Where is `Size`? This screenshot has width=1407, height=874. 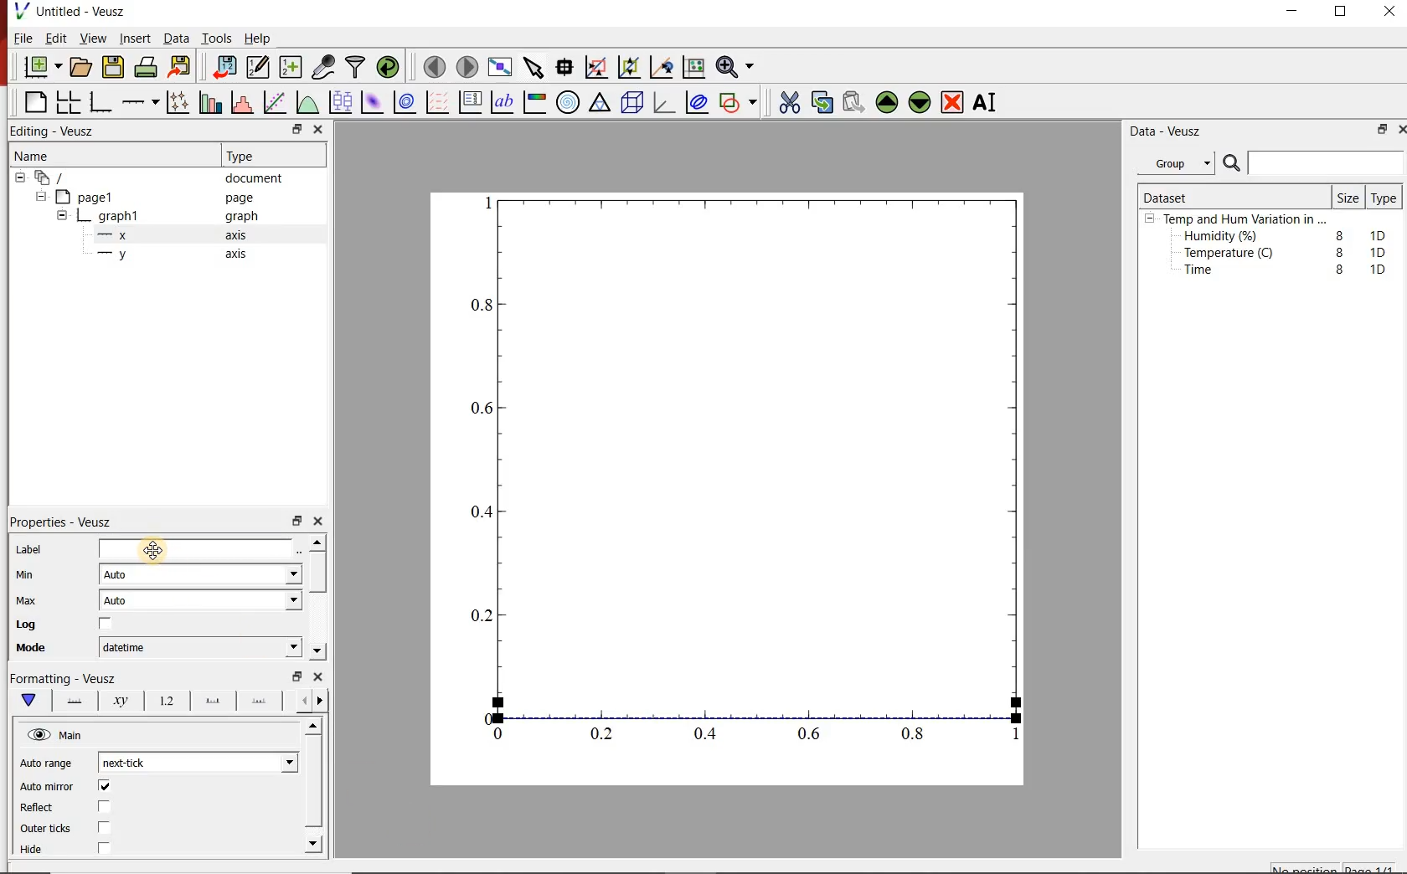
Size is located at coordinates (1347, 197).